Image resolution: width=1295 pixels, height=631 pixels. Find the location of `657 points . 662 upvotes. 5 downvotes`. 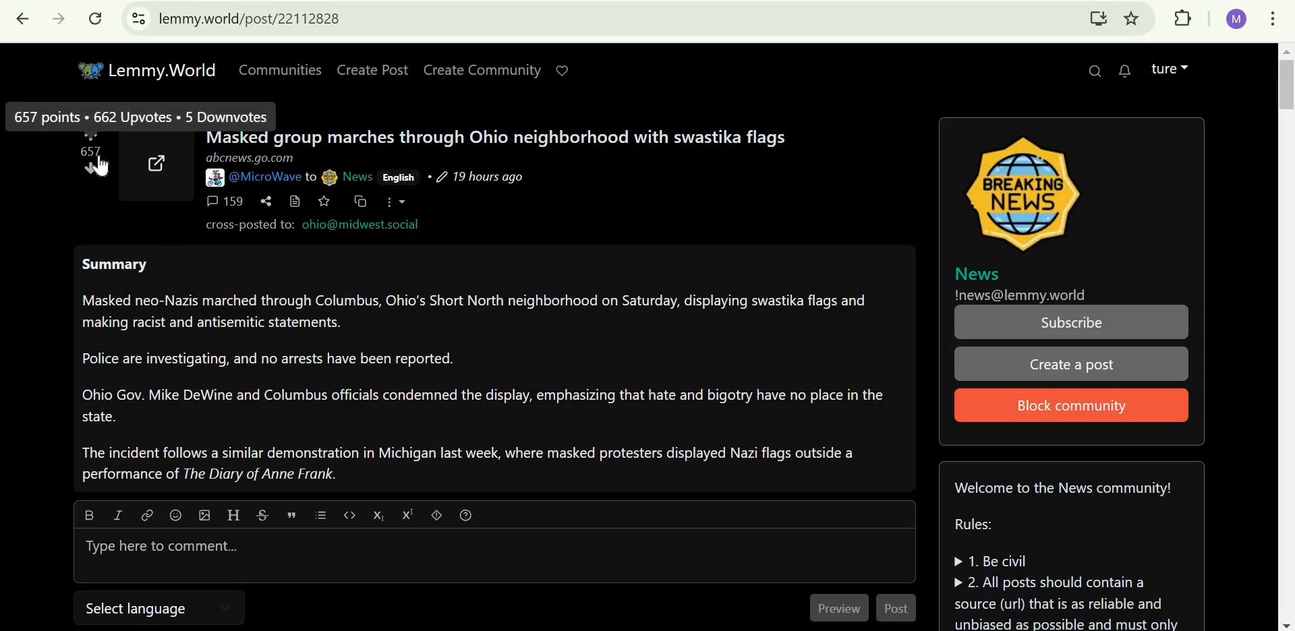

657 points . 662 upvotes. 5 downvotes is located at coordinates (140, 116).